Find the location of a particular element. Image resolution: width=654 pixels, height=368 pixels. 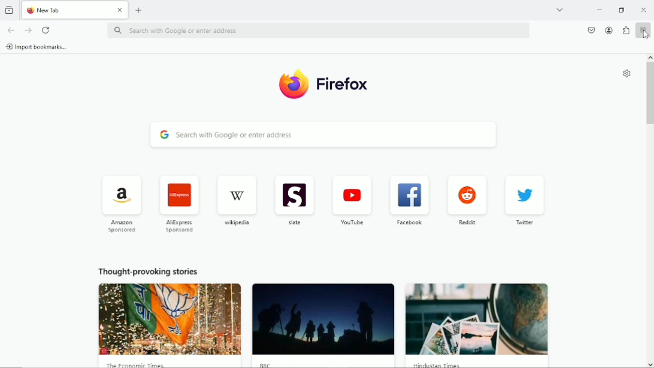

twitter is located at coordinates (524, 221).